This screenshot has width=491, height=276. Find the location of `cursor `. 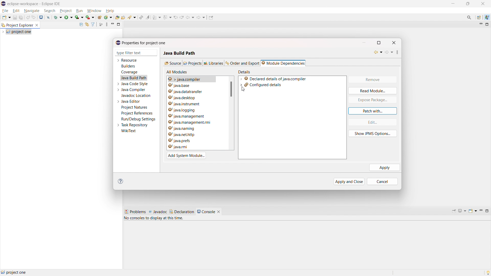

cursor  is located at coordinates (244, 89).